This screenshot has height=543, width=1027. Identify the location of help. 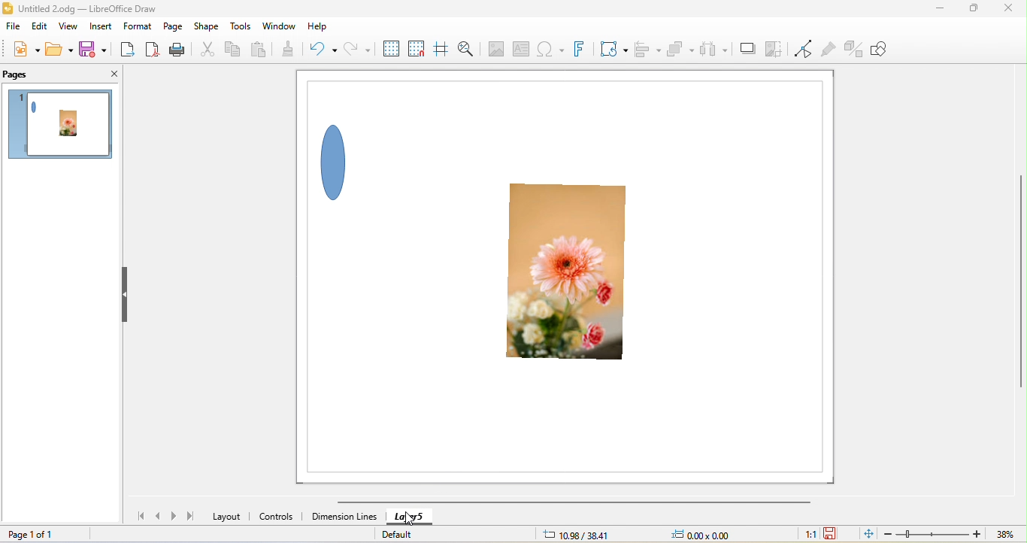
(319, 27).